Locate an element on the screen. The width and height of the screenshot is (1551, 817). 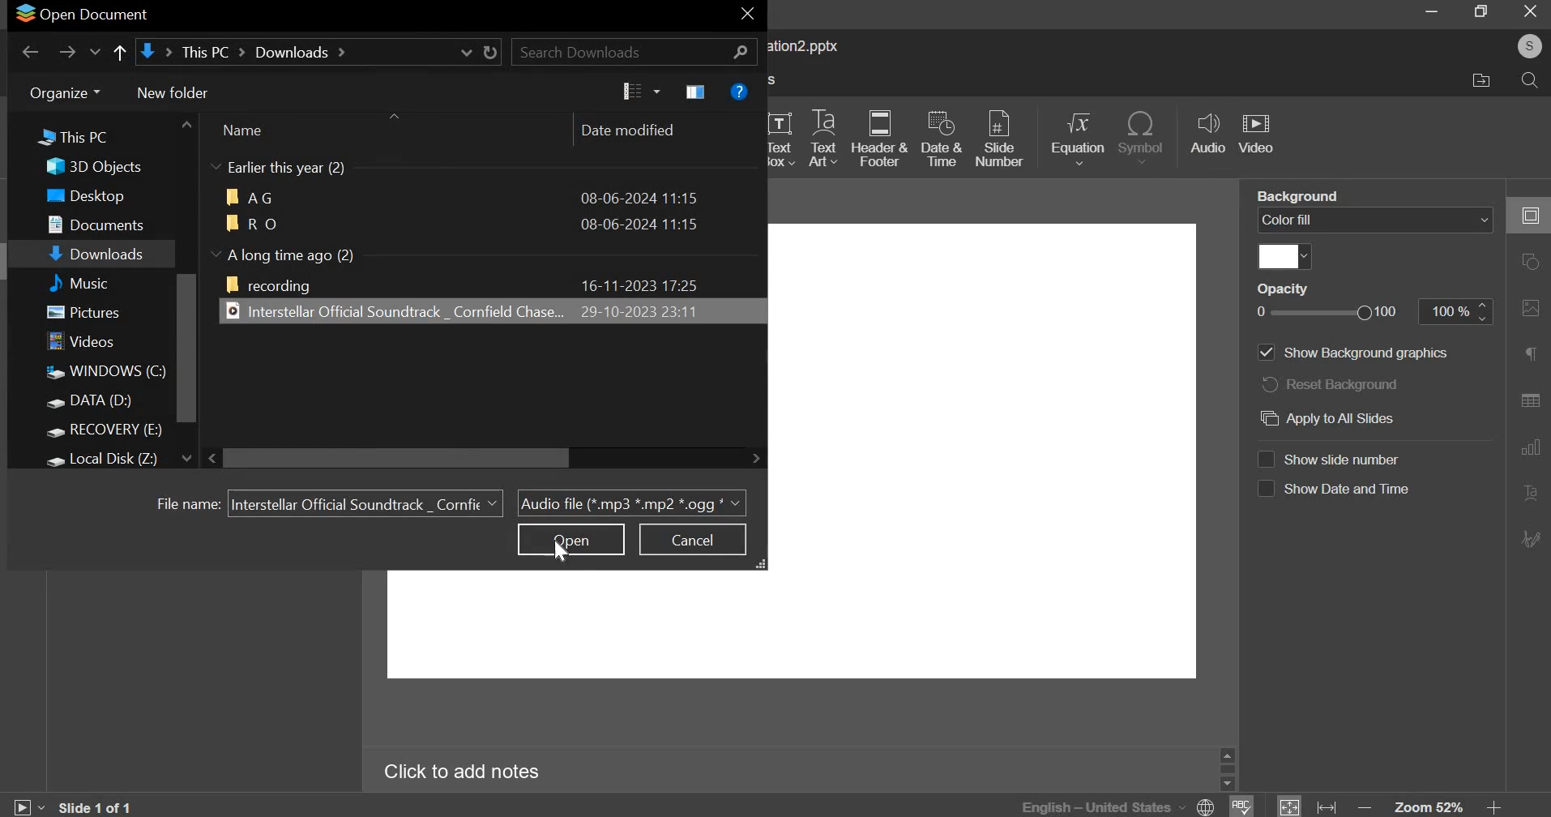
show/hide is located at coordinates (216, 166).